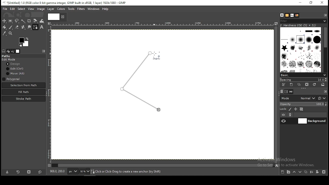 The height and width of the screenshot is (185, 329). I want to click on paths, so click(291, 92).